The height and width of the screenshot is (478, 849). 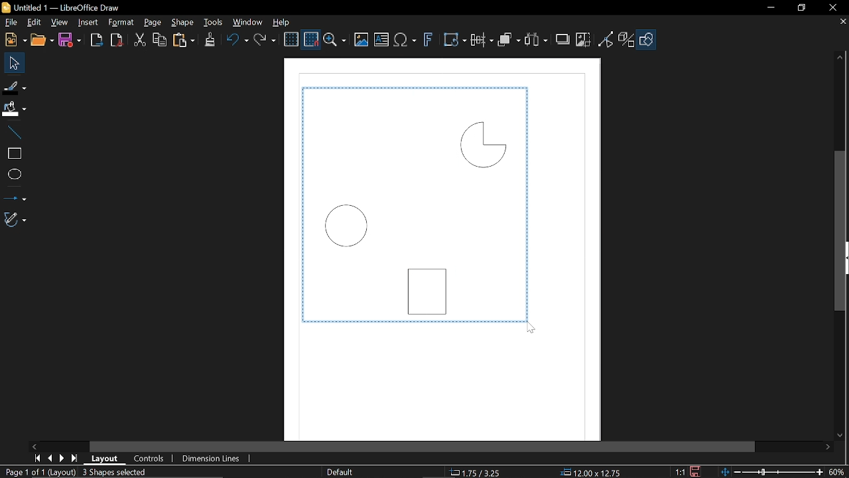 What do you see at coordinates (15, 220) in the screenshot?
I see `Curves and polygon` at bounding box center [15, 220].